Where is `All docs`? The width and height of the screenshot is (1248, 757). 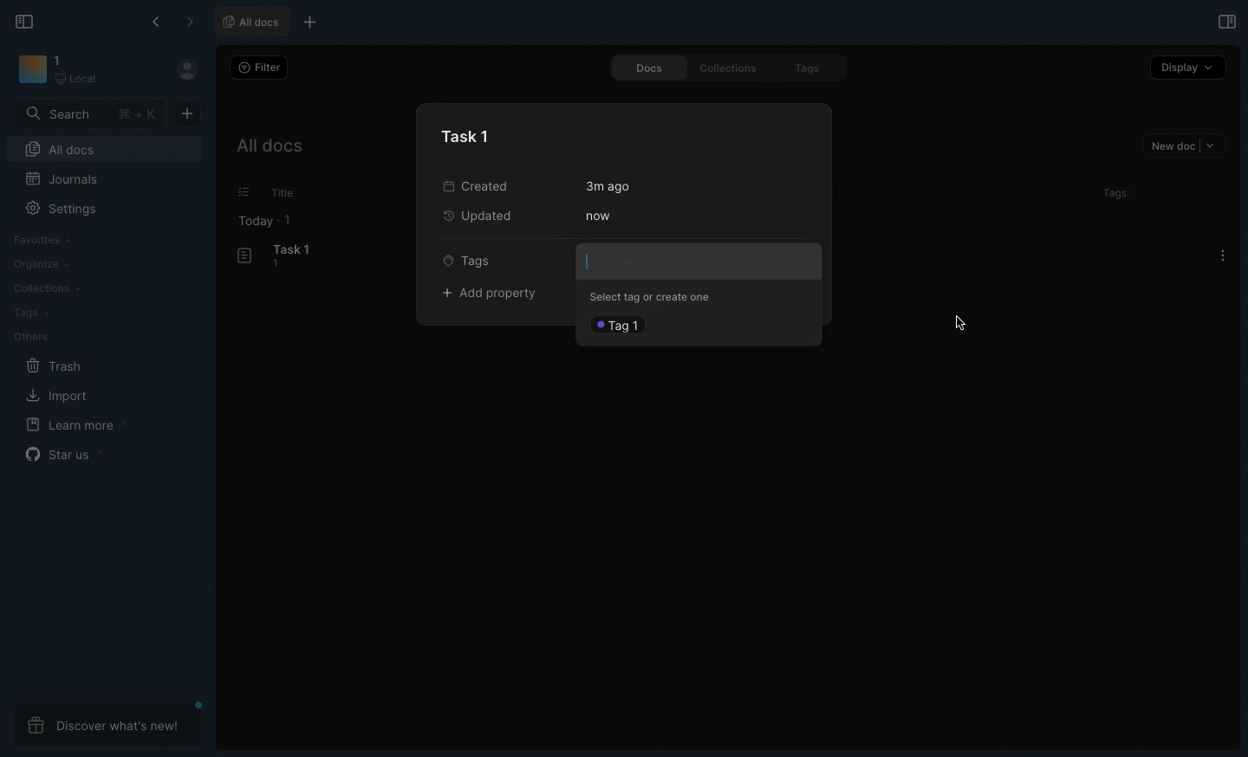
All docs is located at coordinates (61, 148).